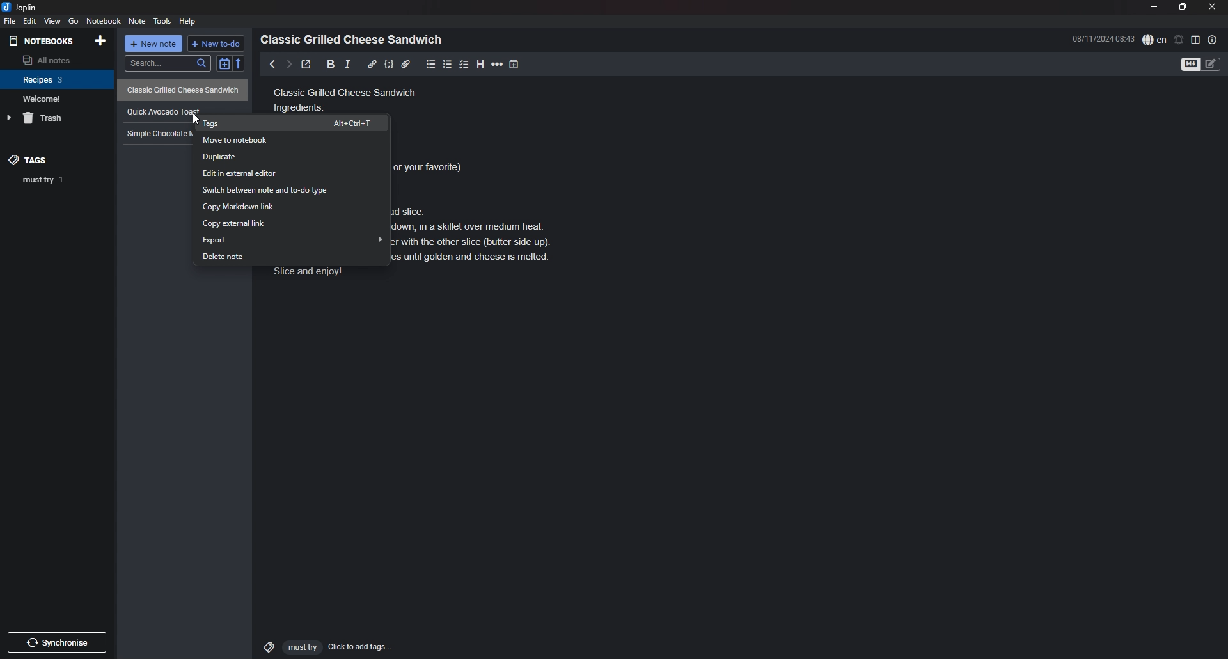  I want to click on Simple chocolate mug cake, so click(157, 133).